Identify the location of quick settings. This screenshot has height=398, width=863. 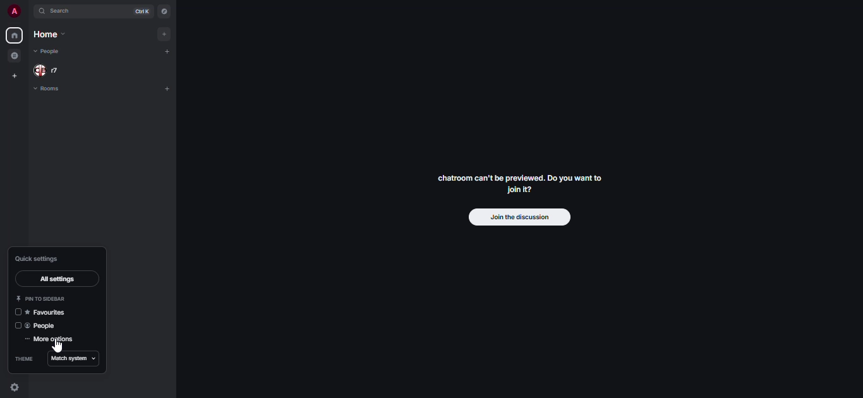
(37, 258).